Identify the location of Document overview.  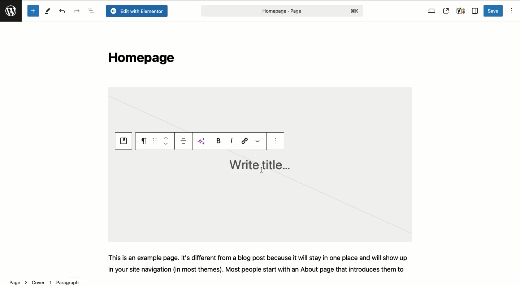
(91, 12).